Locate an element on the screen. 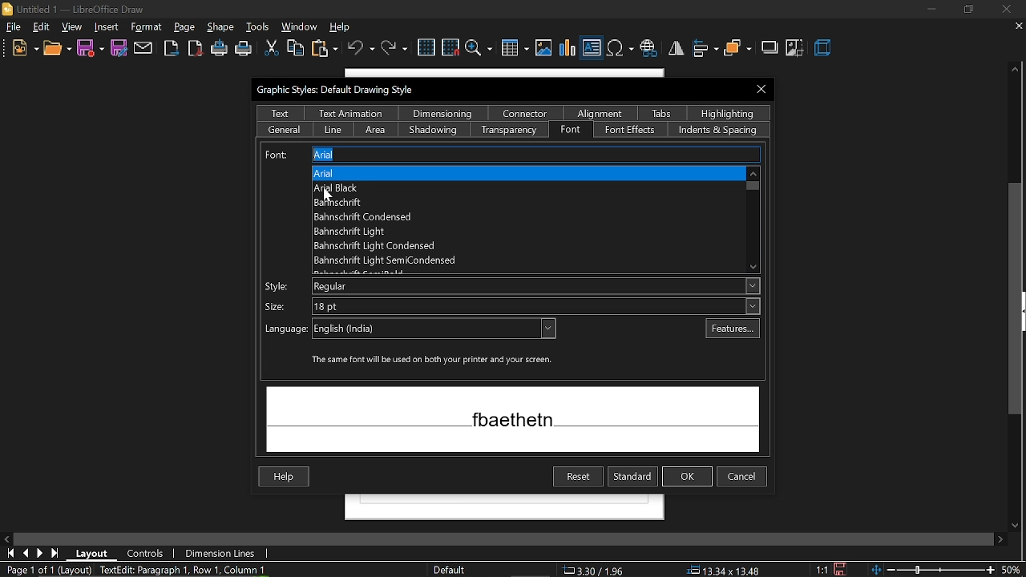 The height and width of the screenshot is (577, 1026). restore down is located at coordinates (971, 9).